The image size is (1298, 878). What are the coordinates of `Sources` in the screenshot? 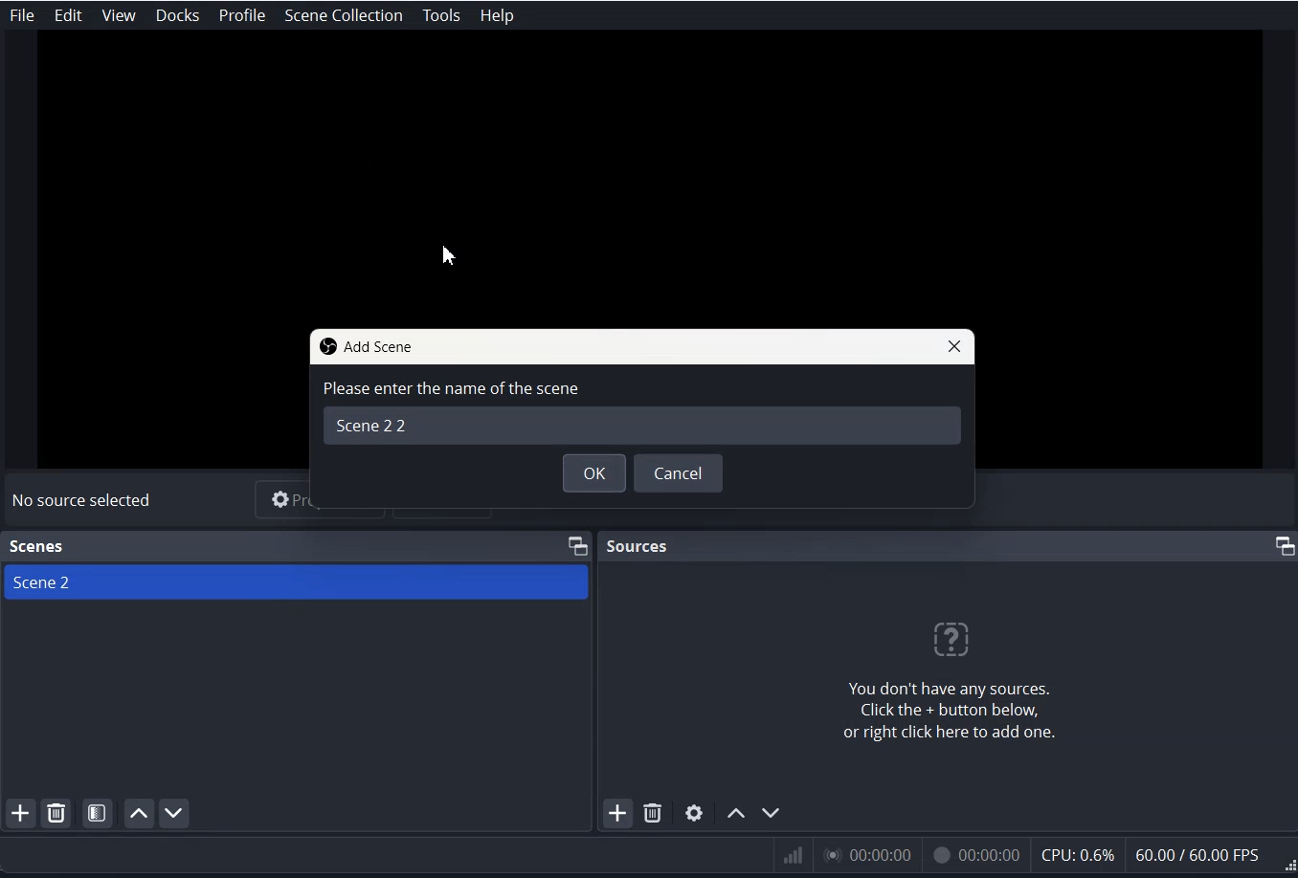 It's located at (638, 544).